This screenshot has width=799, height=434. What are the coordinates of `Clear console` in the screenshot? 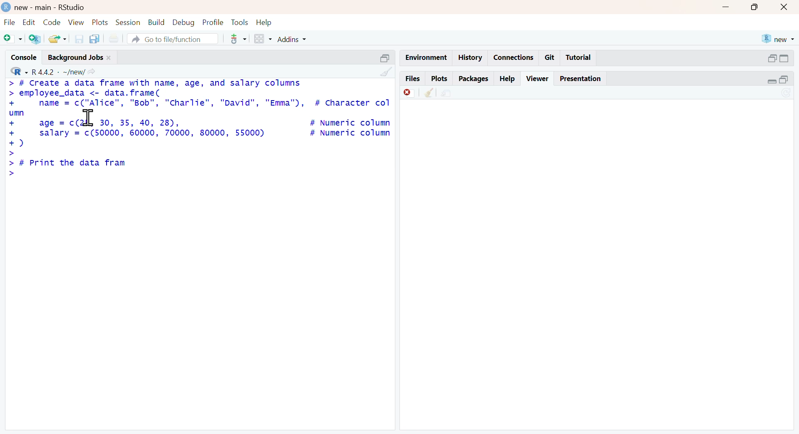 It's located at (383, 71).